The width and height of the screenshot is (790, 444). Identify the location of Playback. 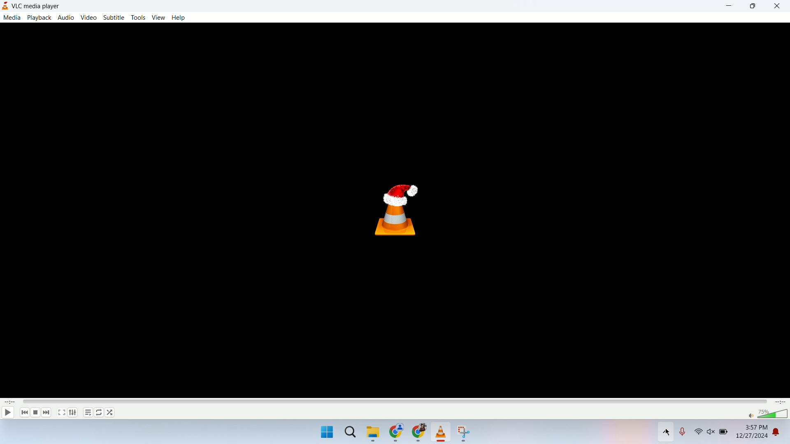
(39, 17).